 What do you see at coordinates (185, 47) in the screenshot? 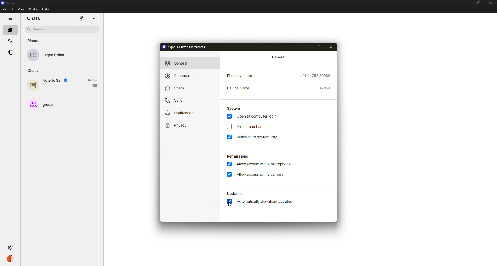
I see `signal desktop preferences` at bounding box center [185, 47].